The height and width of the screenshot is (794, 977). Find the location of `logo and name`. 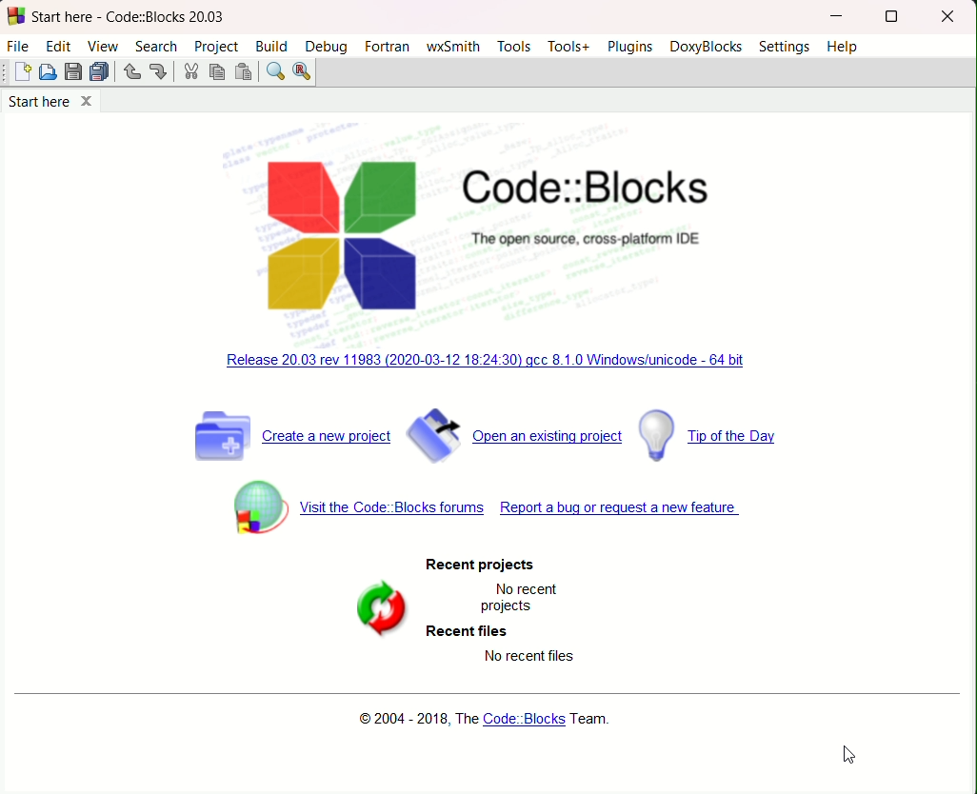

logo and name is located at coordinates (17, 17).